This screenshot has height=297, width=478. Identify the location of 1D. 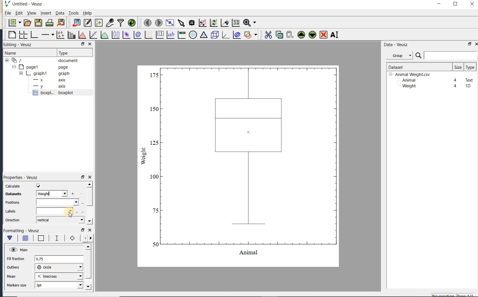
(468, 86).